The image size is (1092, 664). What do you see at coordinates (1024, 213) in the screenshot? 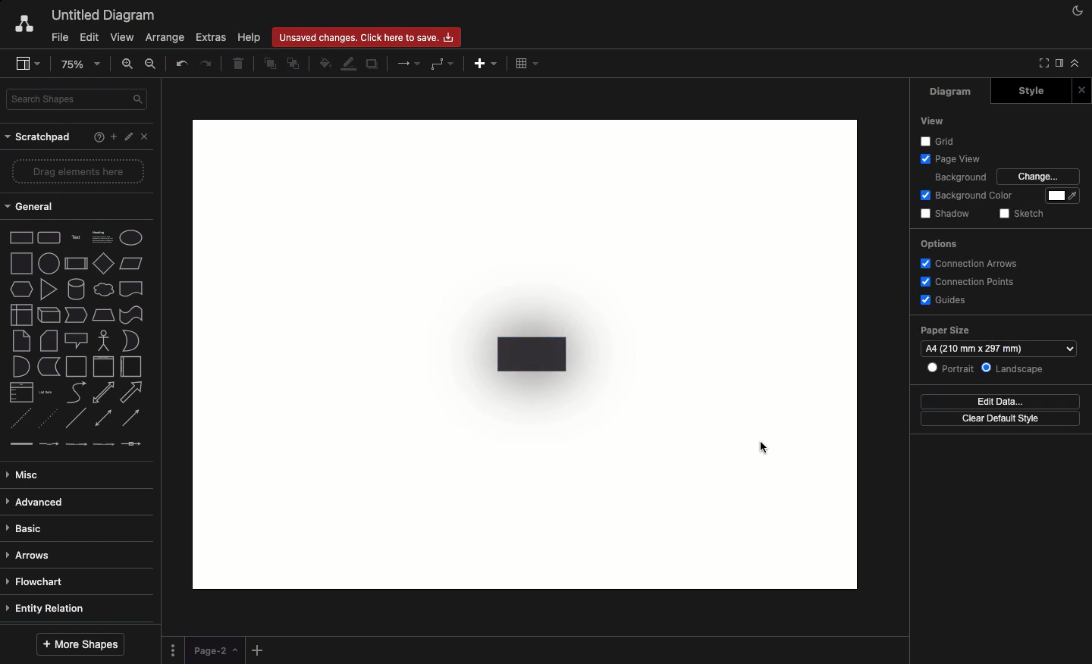
I see `Sketch` at bounding box center [1024, 213].